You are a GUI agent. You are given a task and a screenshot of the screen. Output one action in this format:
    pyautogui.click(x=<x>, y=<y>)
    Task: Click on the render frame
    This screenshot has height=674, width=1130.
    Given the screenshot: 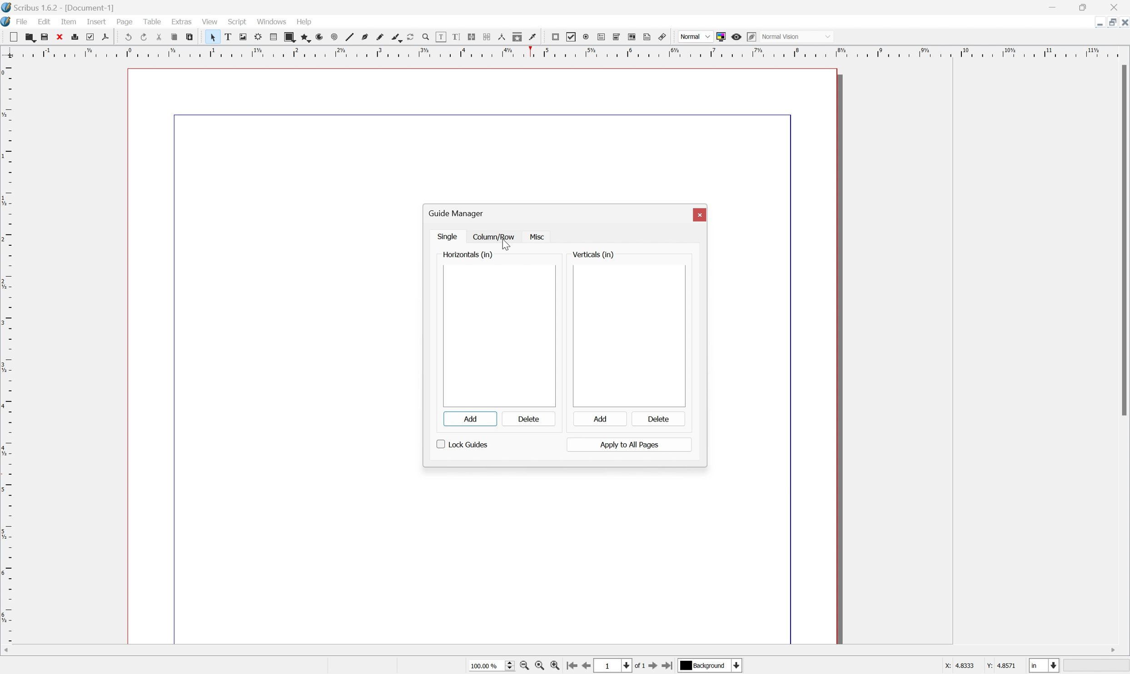 What is the action you would take?
    pyautogui.click(x=258, y=38)
    